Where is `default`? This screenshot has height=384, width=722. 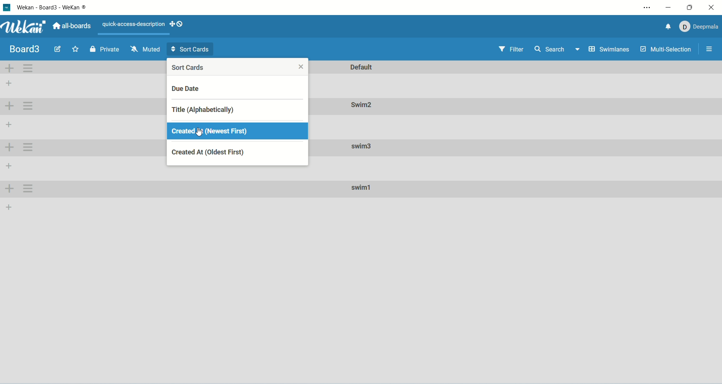 default is located at coordinates (363, 67).